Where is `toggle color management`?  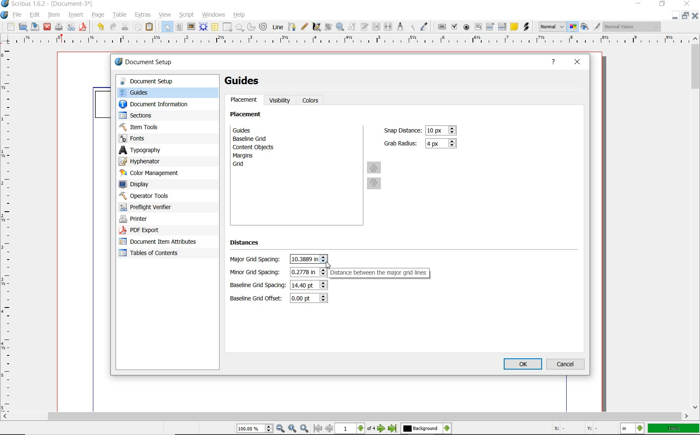 toggle color management is located at coordinates (573, 27).